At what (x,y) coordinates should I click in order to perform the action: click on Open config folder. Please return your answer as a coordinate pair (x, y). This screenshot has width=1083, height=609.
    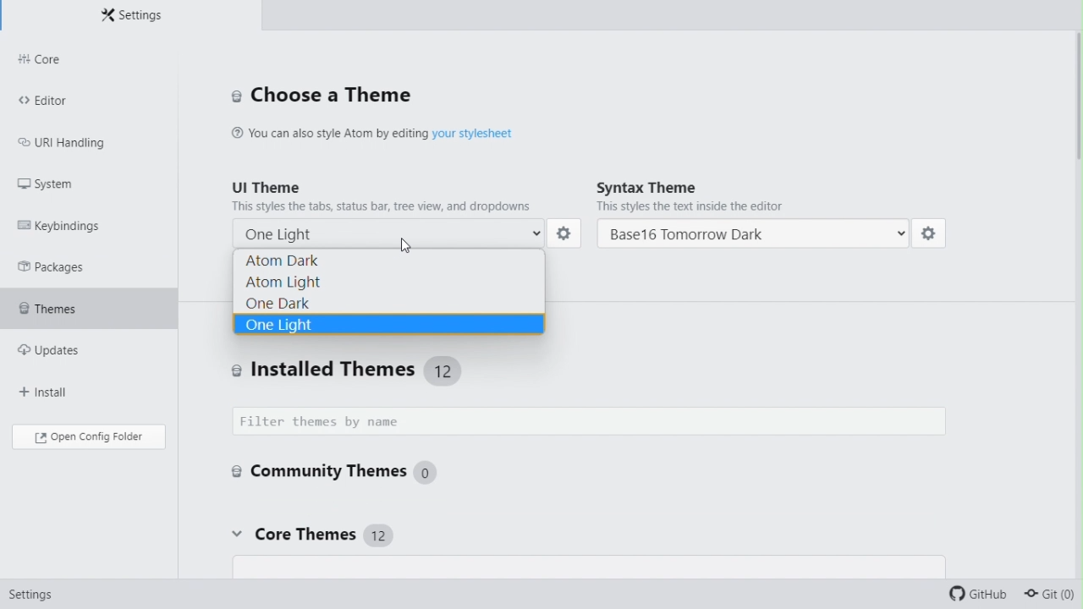
    Looking at the image, I should click on (87, 436).